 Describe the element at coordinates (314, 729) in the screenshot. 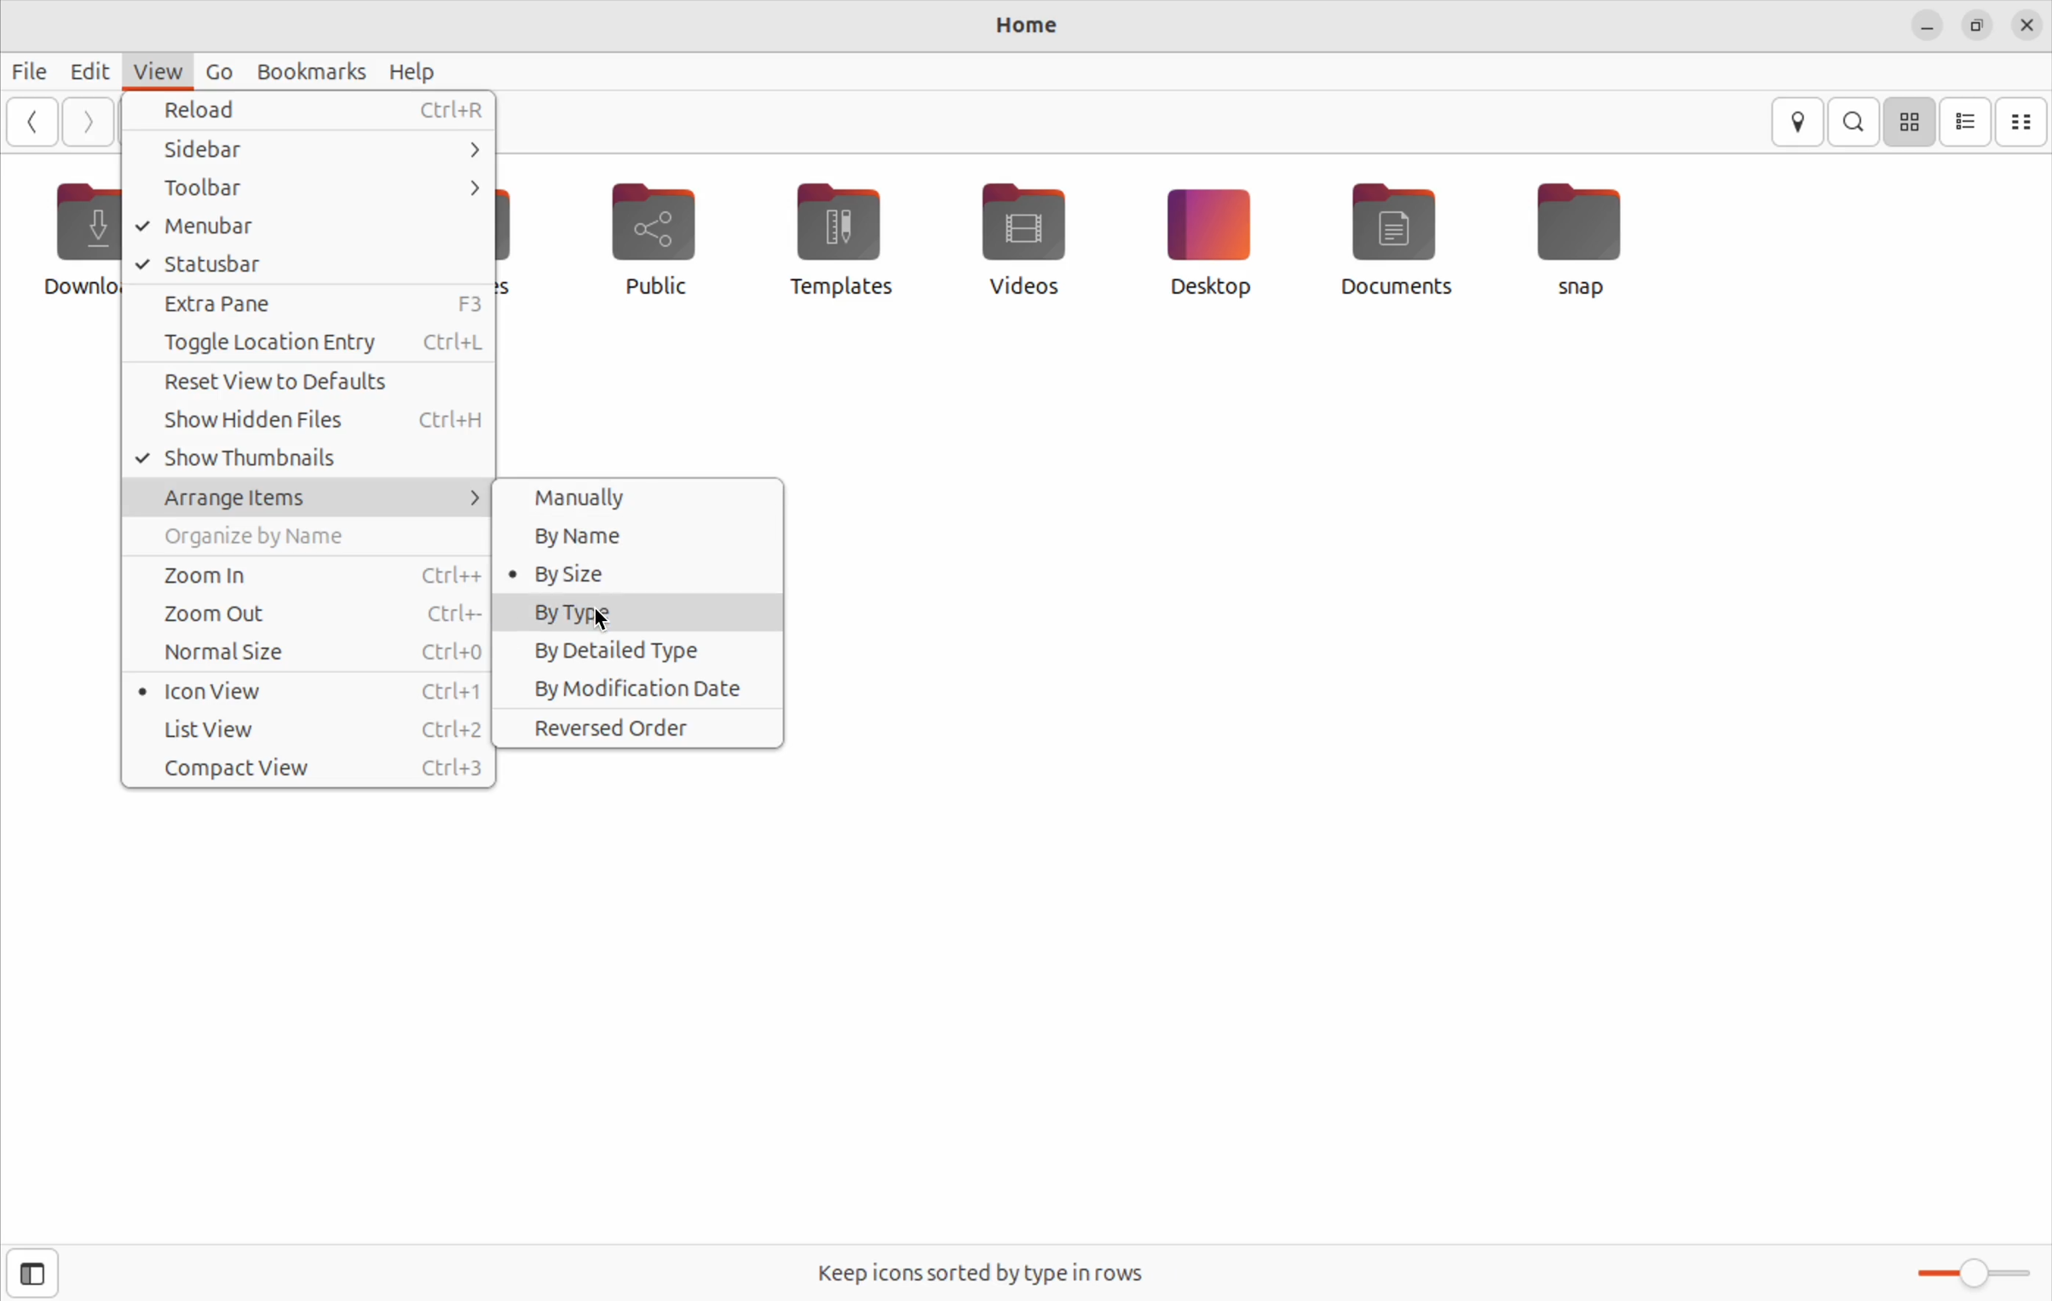

I see `list view` at that location.